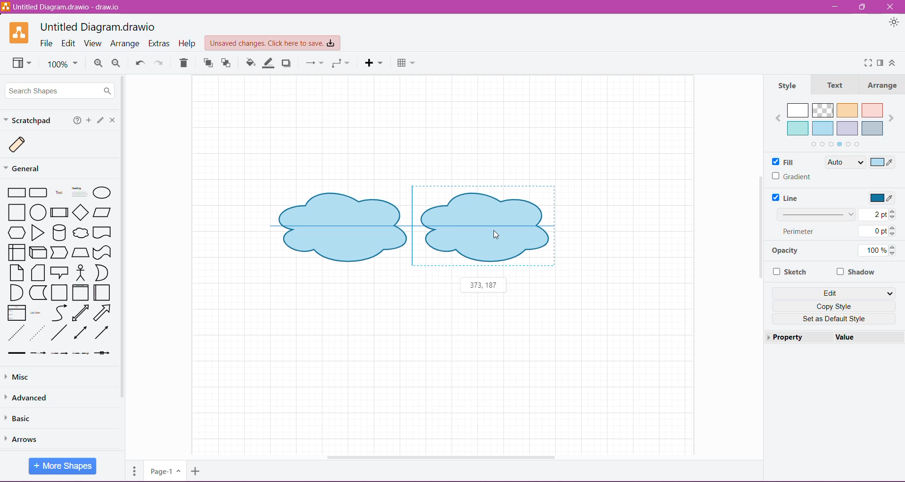 Image resolution: width=905 pixels, height=482 pixels. Describe the element at coordinates (406, 63) in the screenshot. I see `Table` at that location.